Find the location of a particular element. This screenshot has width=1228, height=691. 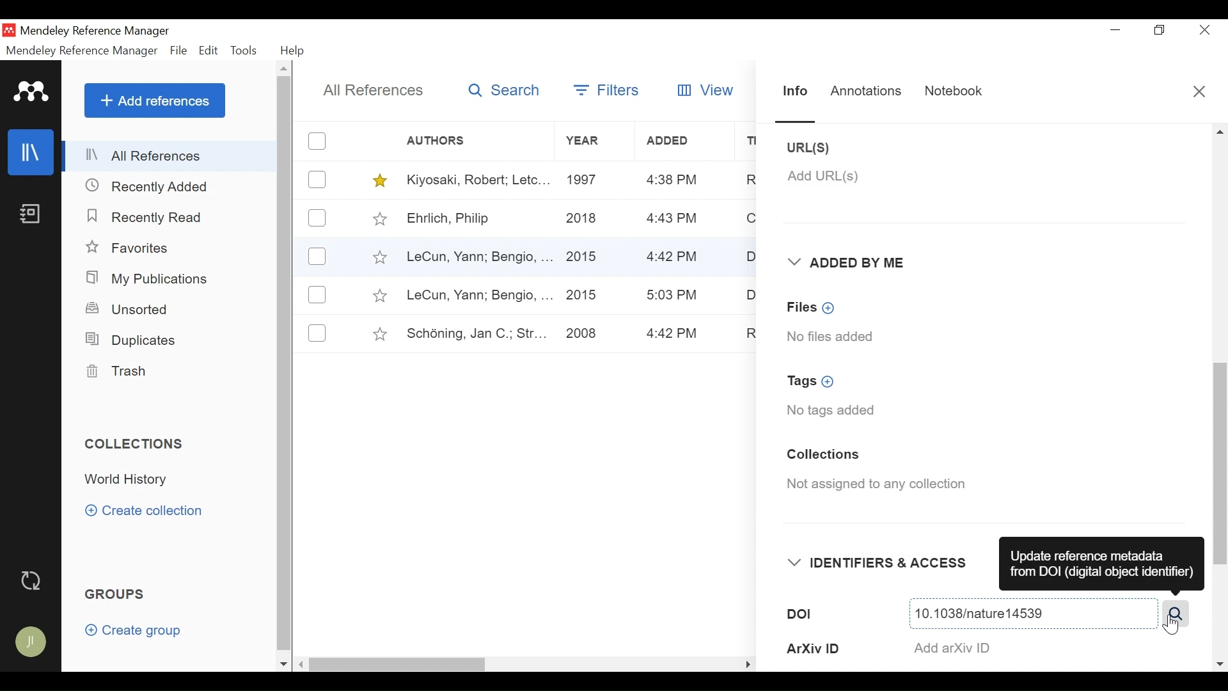

No files added is located at coordinates (832, 336).